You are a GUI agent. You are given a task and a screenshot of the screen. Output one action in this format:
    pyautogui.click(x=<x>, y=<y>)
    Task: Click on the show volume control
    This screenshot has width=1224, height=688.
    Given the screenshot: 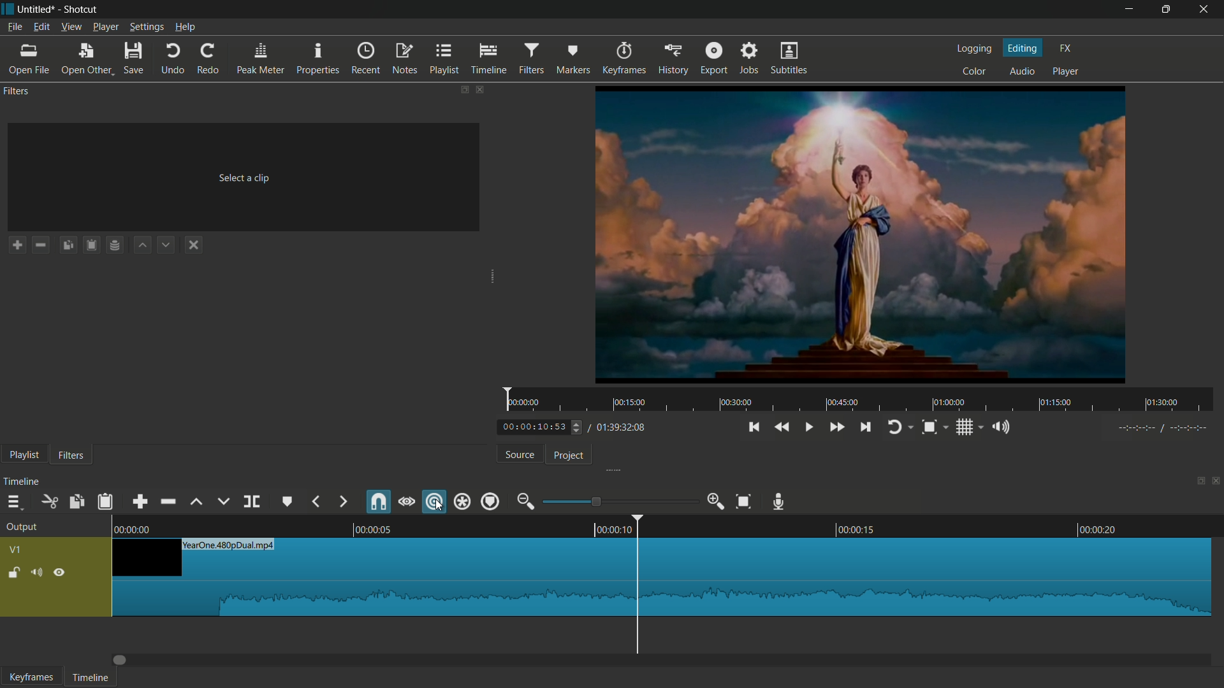 What is the action you would take?
    pyautogui.click(x=1002, y=427)
    